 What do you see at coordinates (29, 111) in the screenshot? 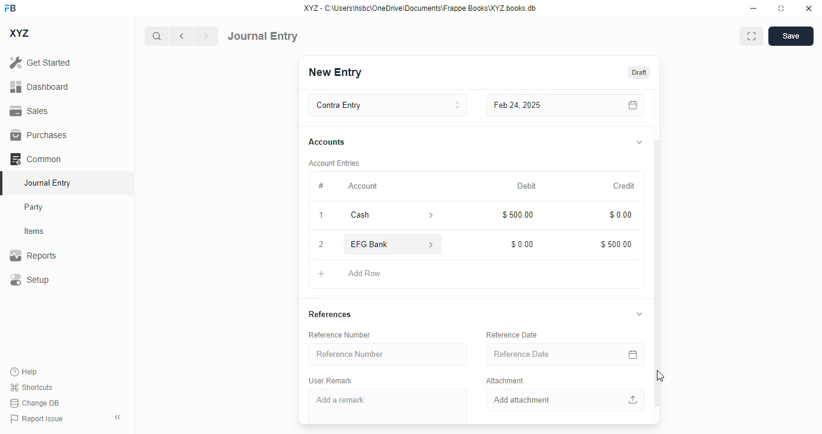
I see `sales` at bounding box center [29, 111].